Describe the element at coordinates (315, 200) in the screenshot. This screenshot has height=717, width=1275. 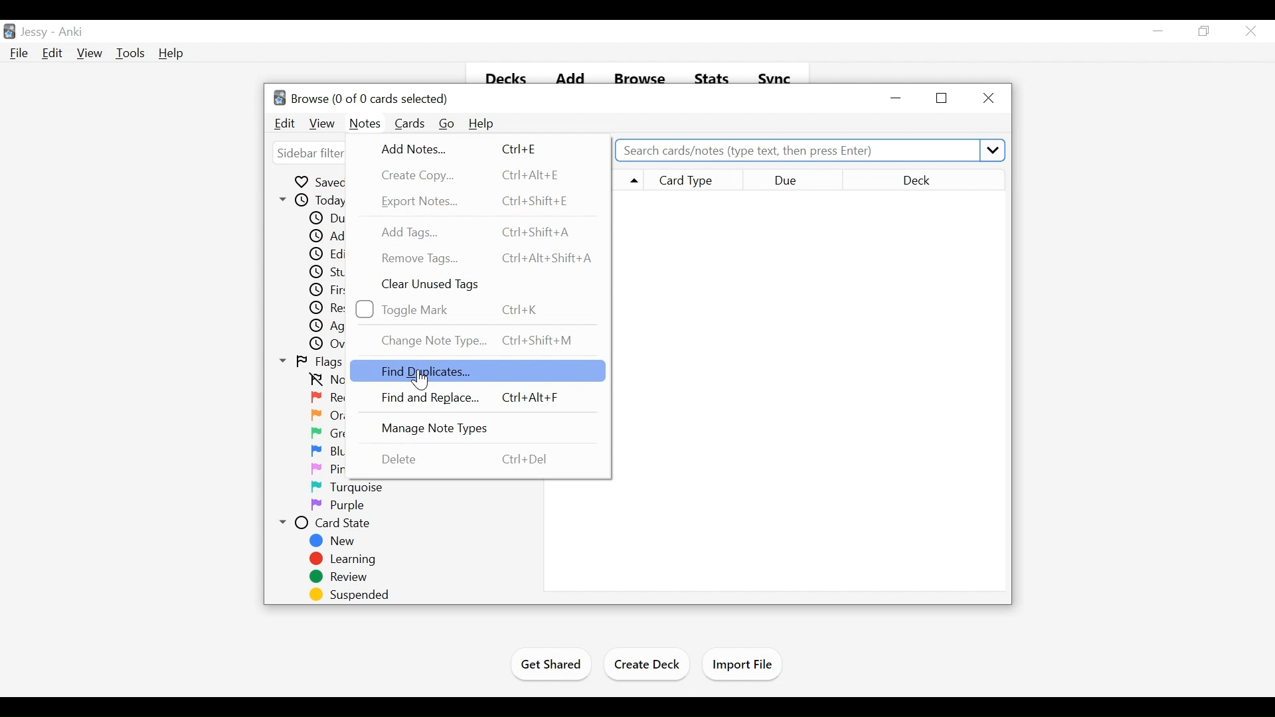
I see `Today` at that location.